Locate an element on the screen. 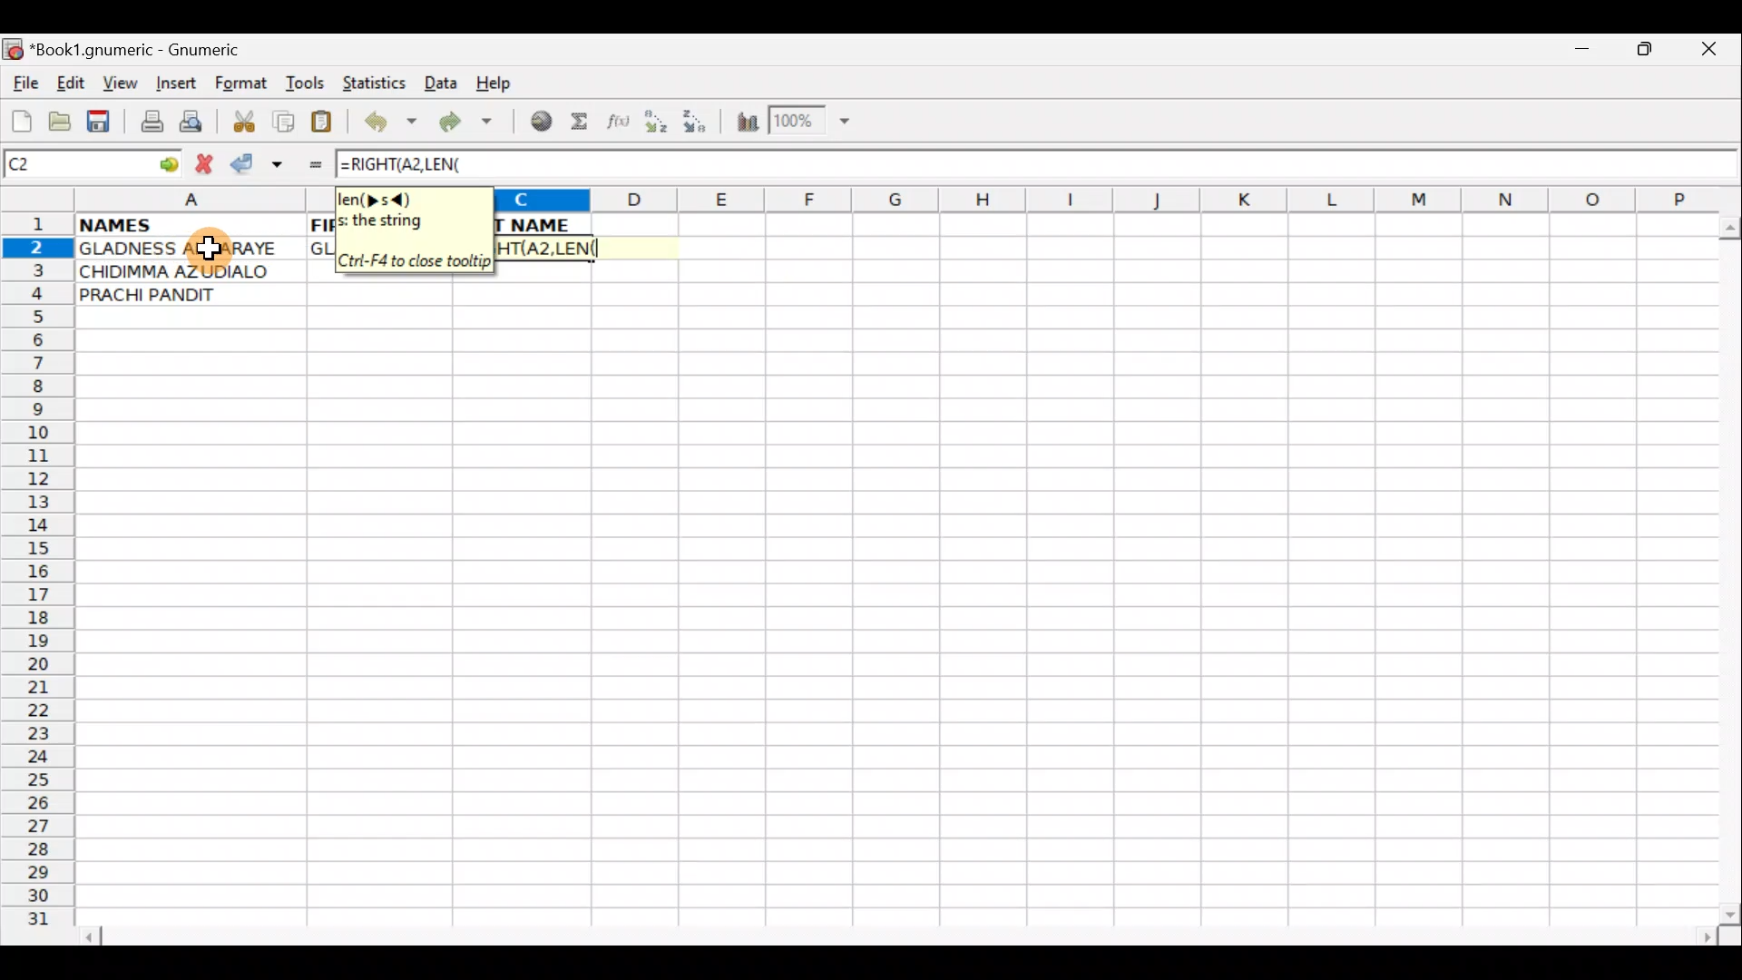  Copy selection is located at coordinates (285, 121).